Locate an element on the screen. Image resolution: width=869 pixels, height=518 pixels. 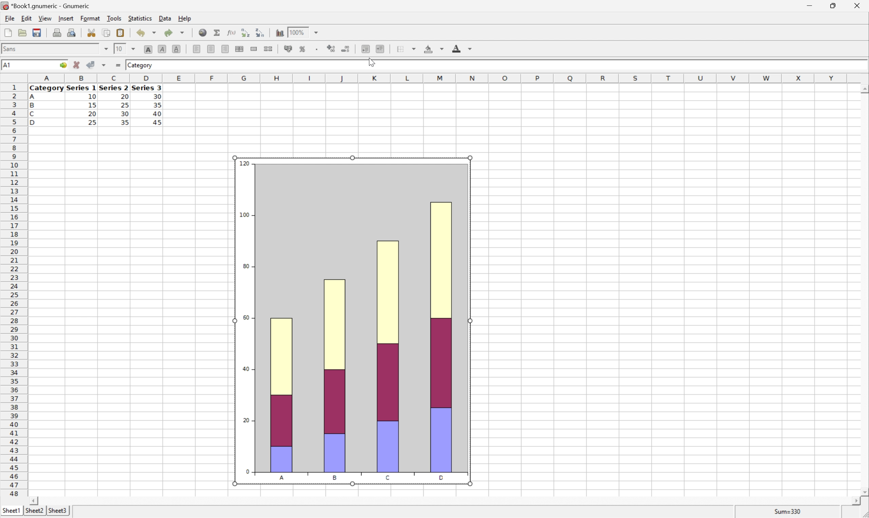
Save current workbook is located at coordinates (36, 32).